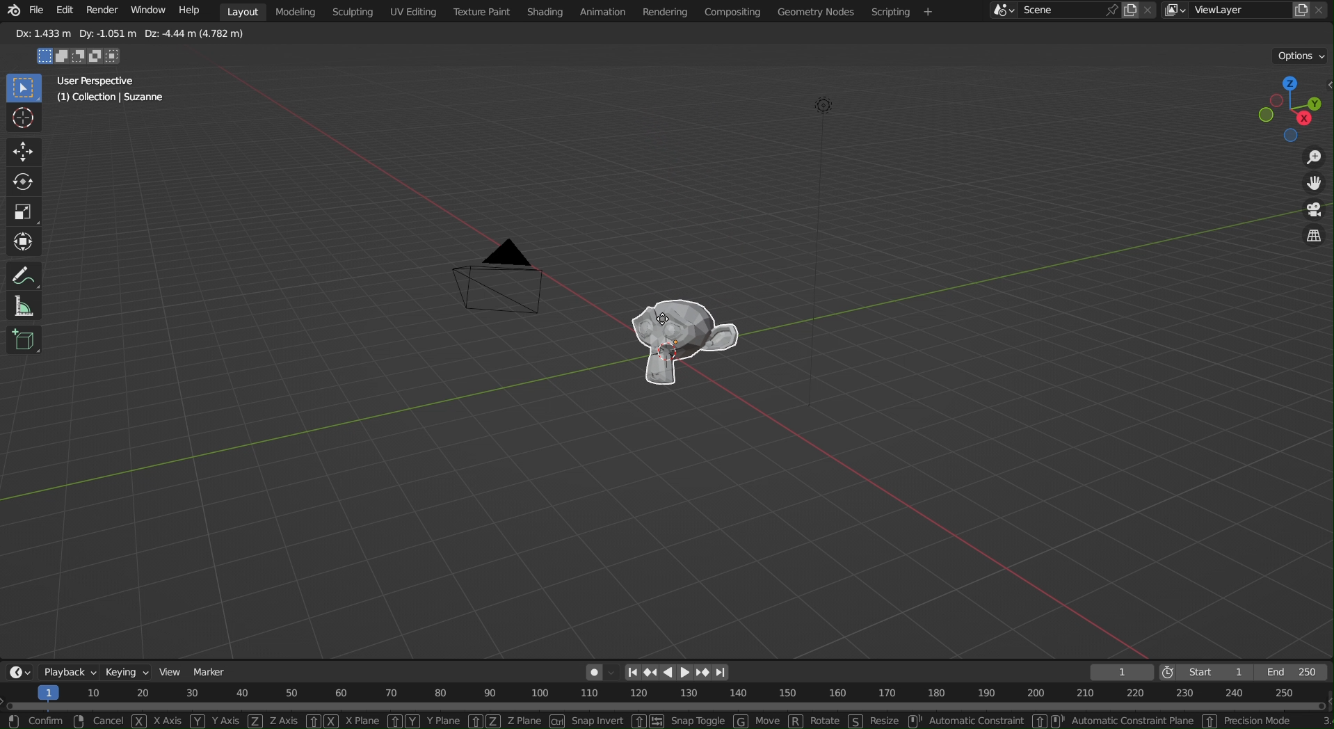 The width and height of the screenshot is (1334, 729). Describe the element at coordinates (1313, 237) in the screenshot. I see `Toggle View` at that location.